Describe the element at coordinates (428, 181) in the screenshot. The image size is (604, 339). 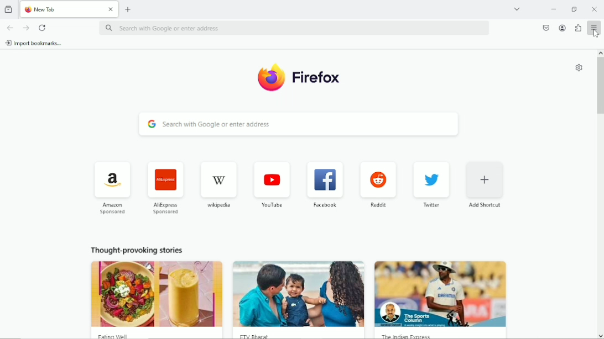
I see `icon` at that location.